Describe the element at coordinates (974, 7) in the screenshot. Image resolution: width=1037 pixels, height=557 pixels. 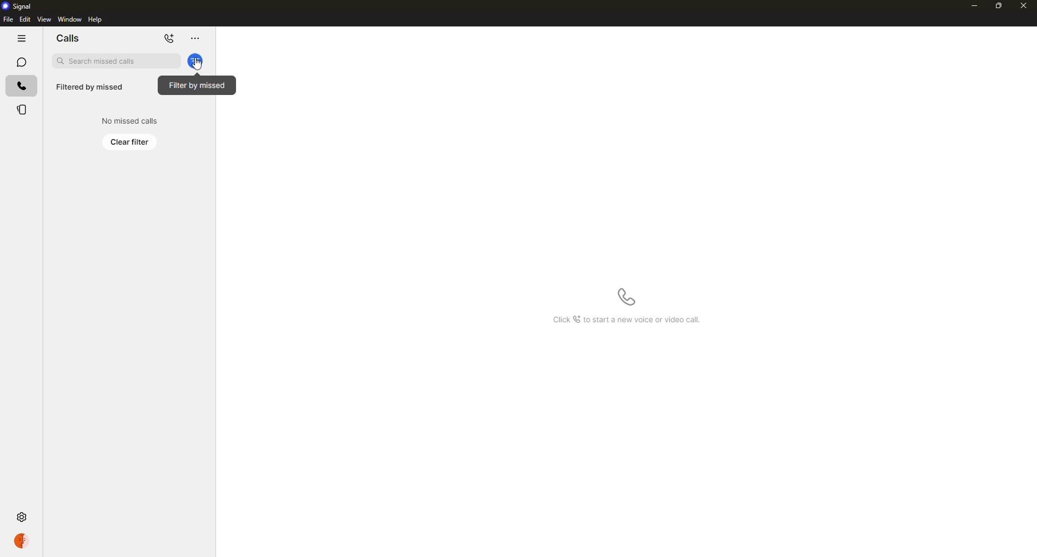
I see `minimize` at that location.